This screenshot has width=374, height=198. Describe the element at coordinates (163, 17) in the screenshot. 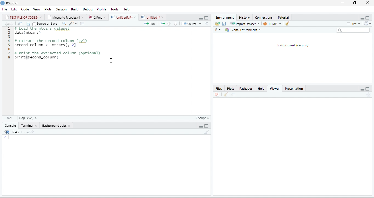

I see `close` at that location.